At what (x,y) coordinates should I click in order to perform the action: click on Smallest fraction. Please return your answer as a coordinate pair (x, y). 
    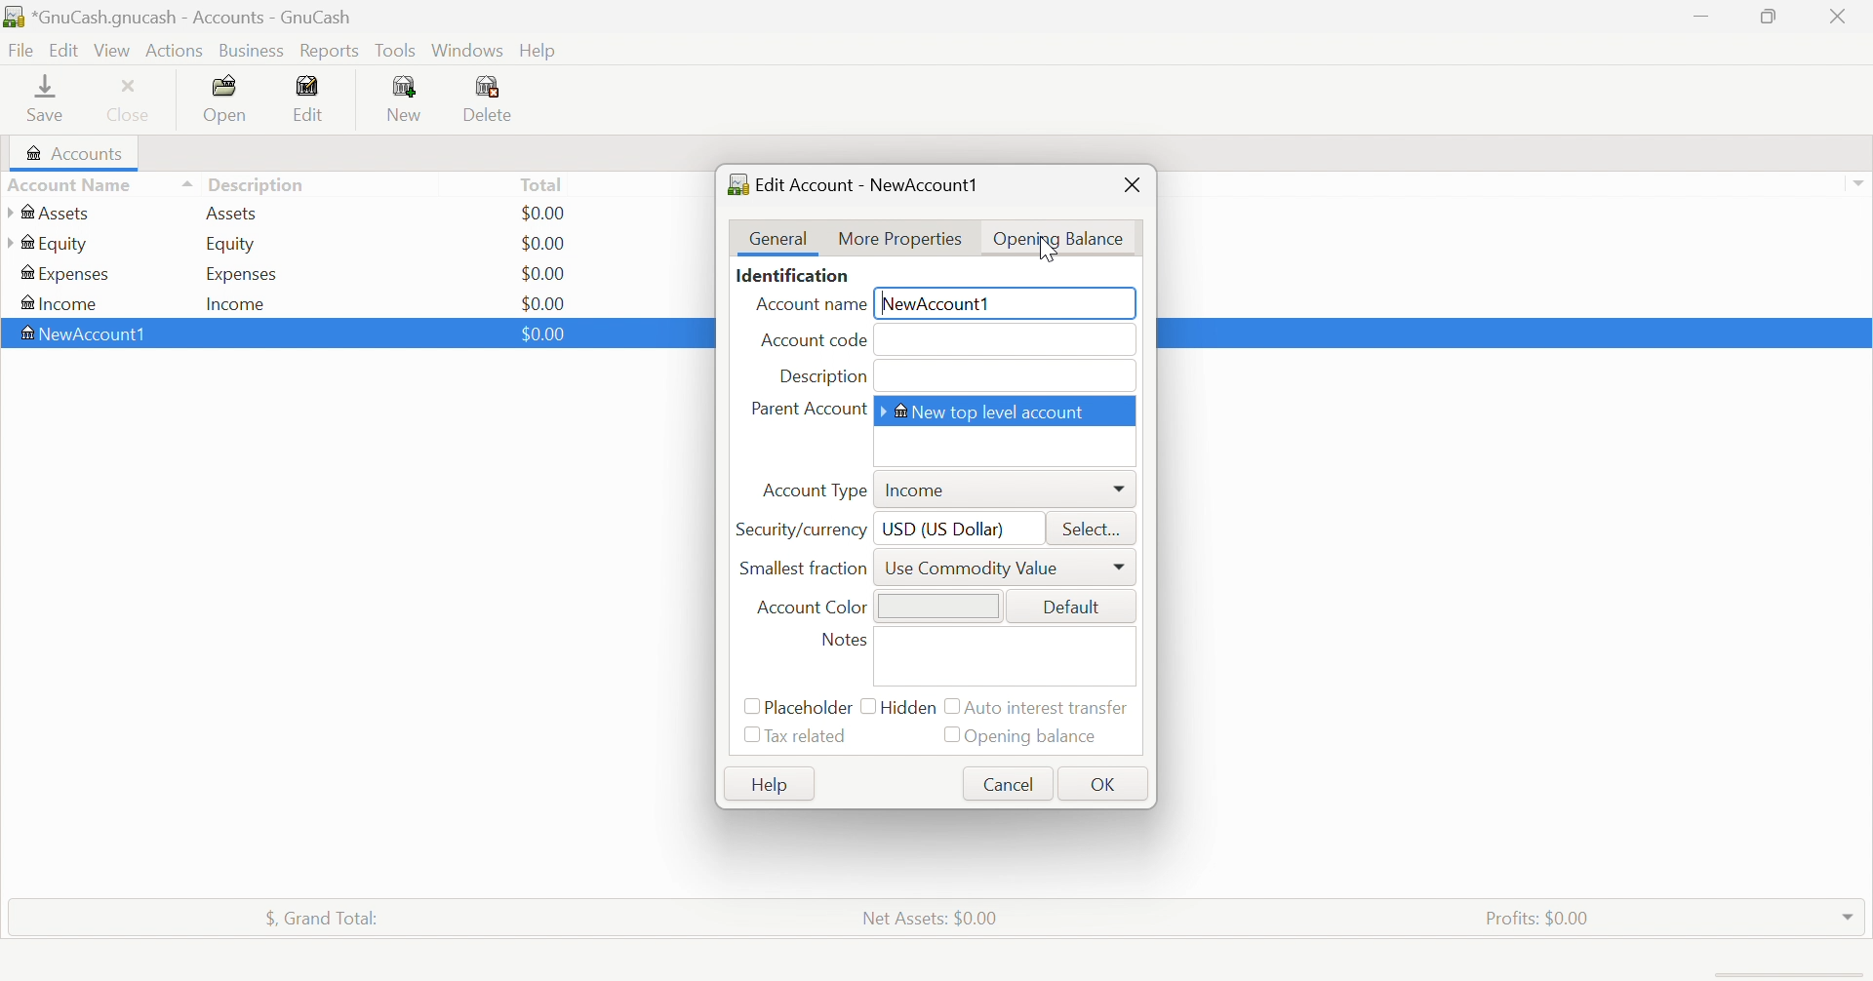
    Looking at the image, I should click on (802, 567).